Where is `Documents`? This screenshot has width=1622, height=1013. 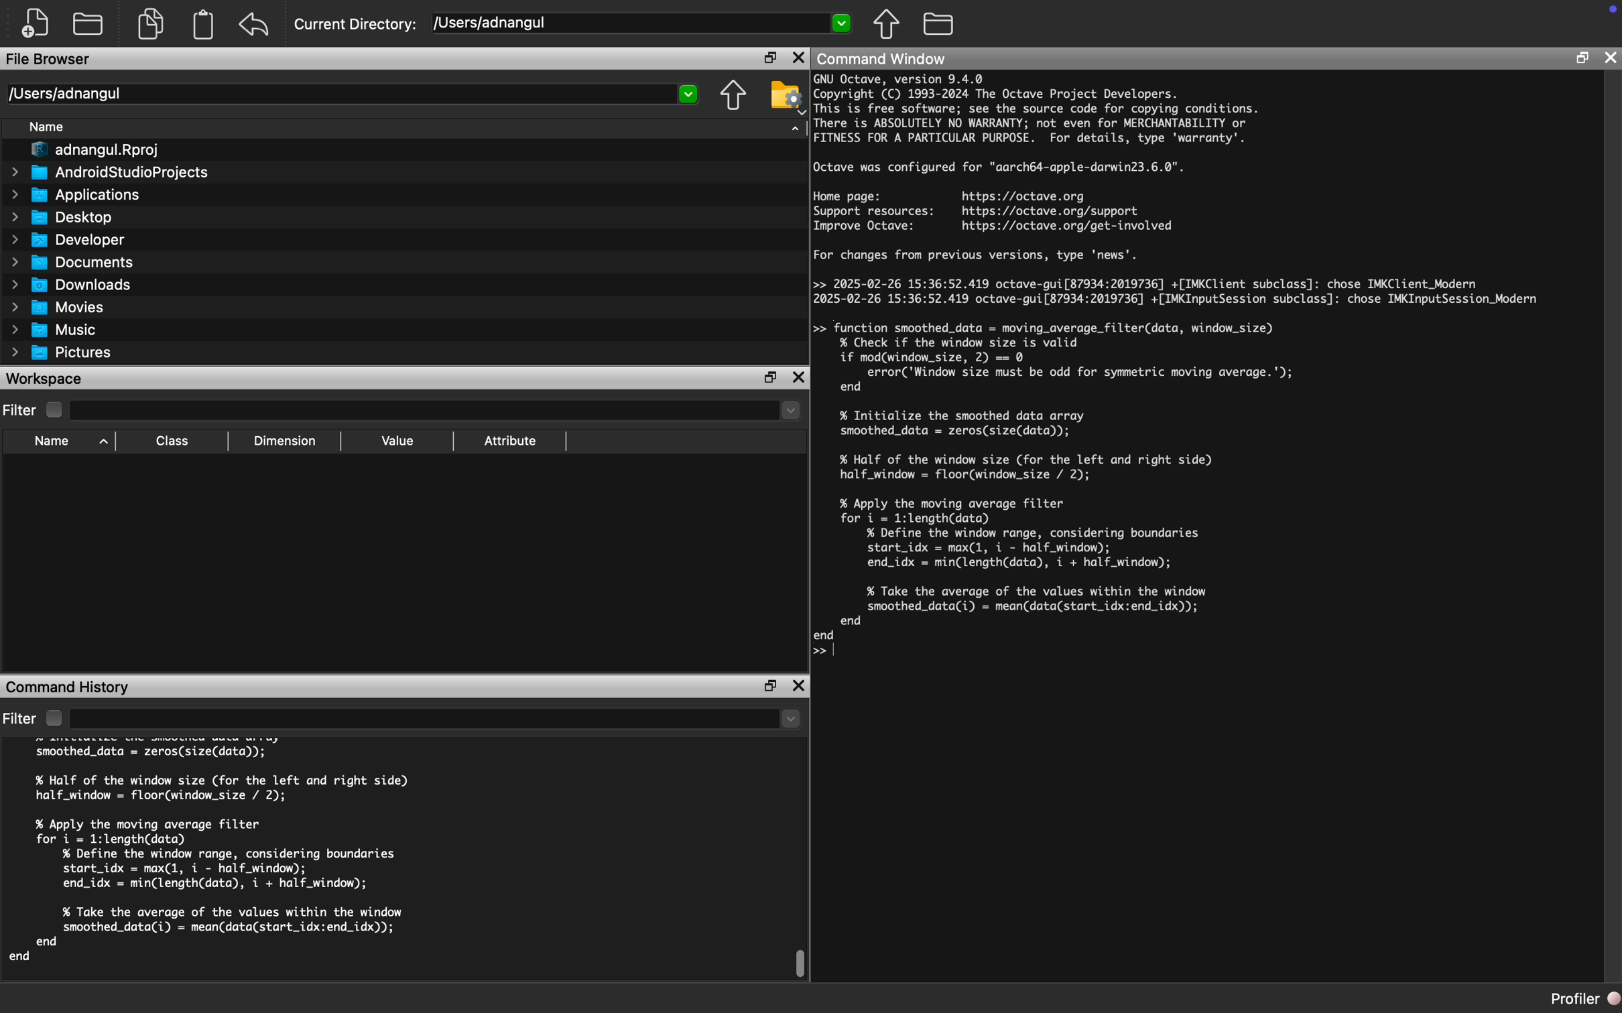
Documents is located at coordinates (75, 263).